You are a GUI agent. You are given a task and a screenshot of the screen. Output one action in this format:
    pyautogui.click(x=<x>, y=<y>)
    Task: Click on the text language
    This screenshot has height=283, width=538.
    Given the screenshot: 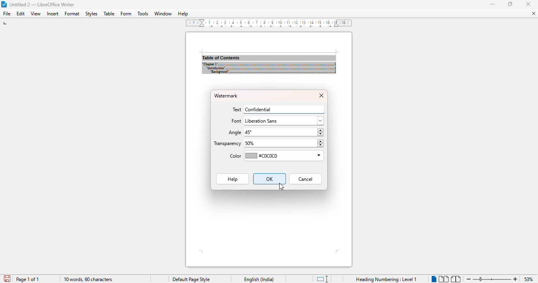 What is the action you would take?
    pyautogui.click(x=260, y=279)
    